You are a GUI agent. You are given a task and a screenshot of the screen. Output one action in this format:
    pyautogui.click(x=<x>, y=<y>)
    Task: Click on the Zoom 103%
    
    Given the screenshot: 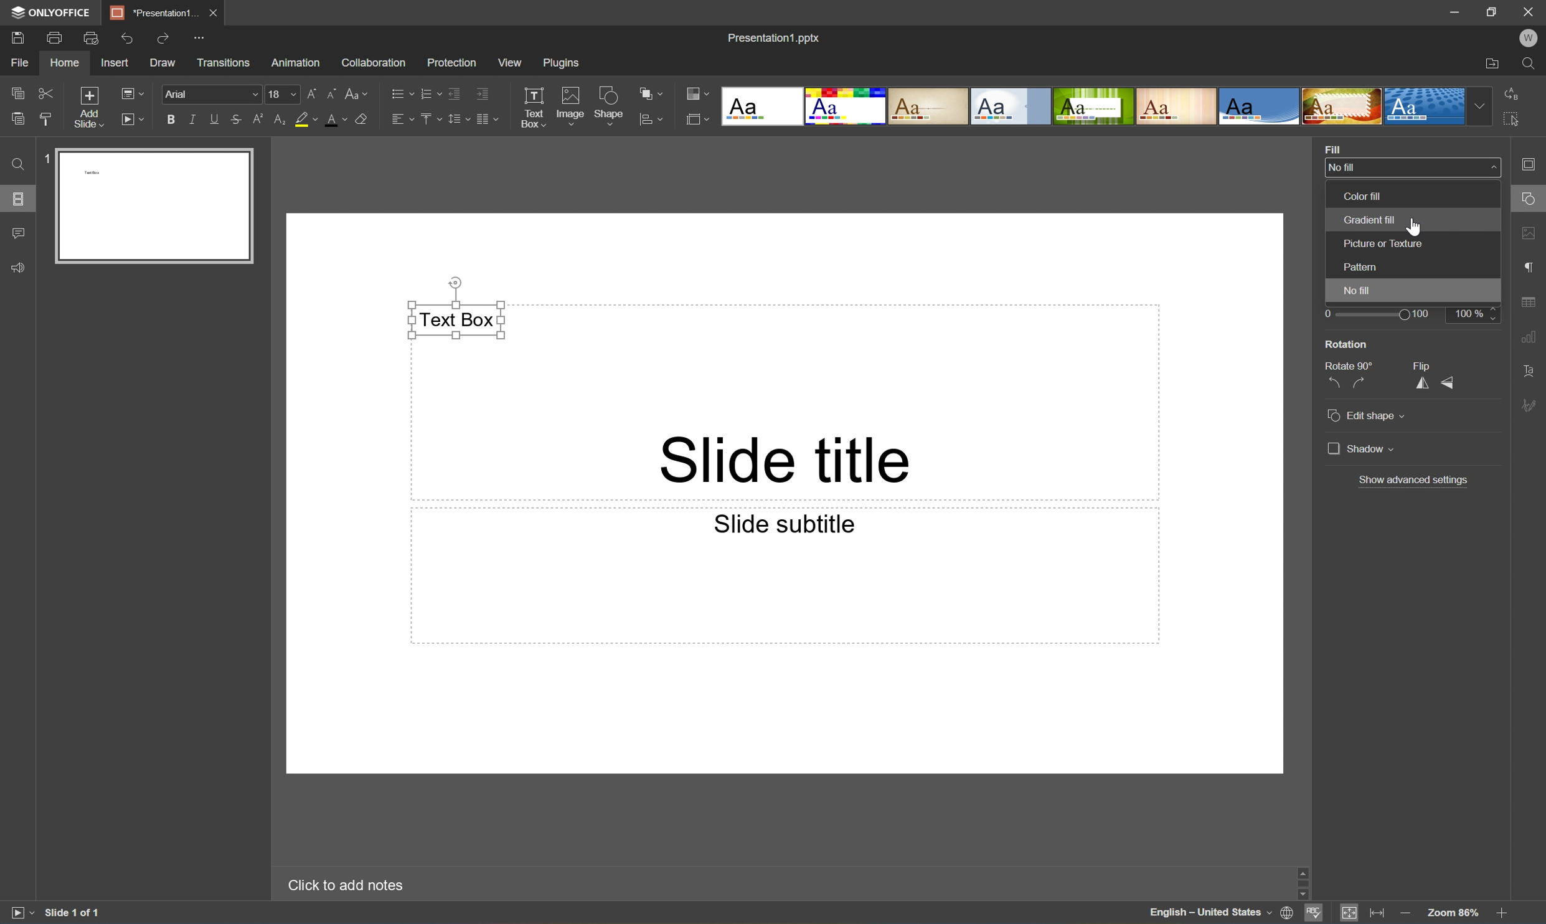 What is the action you would take?
    pyautogui.click(x=1453, y=913)
    